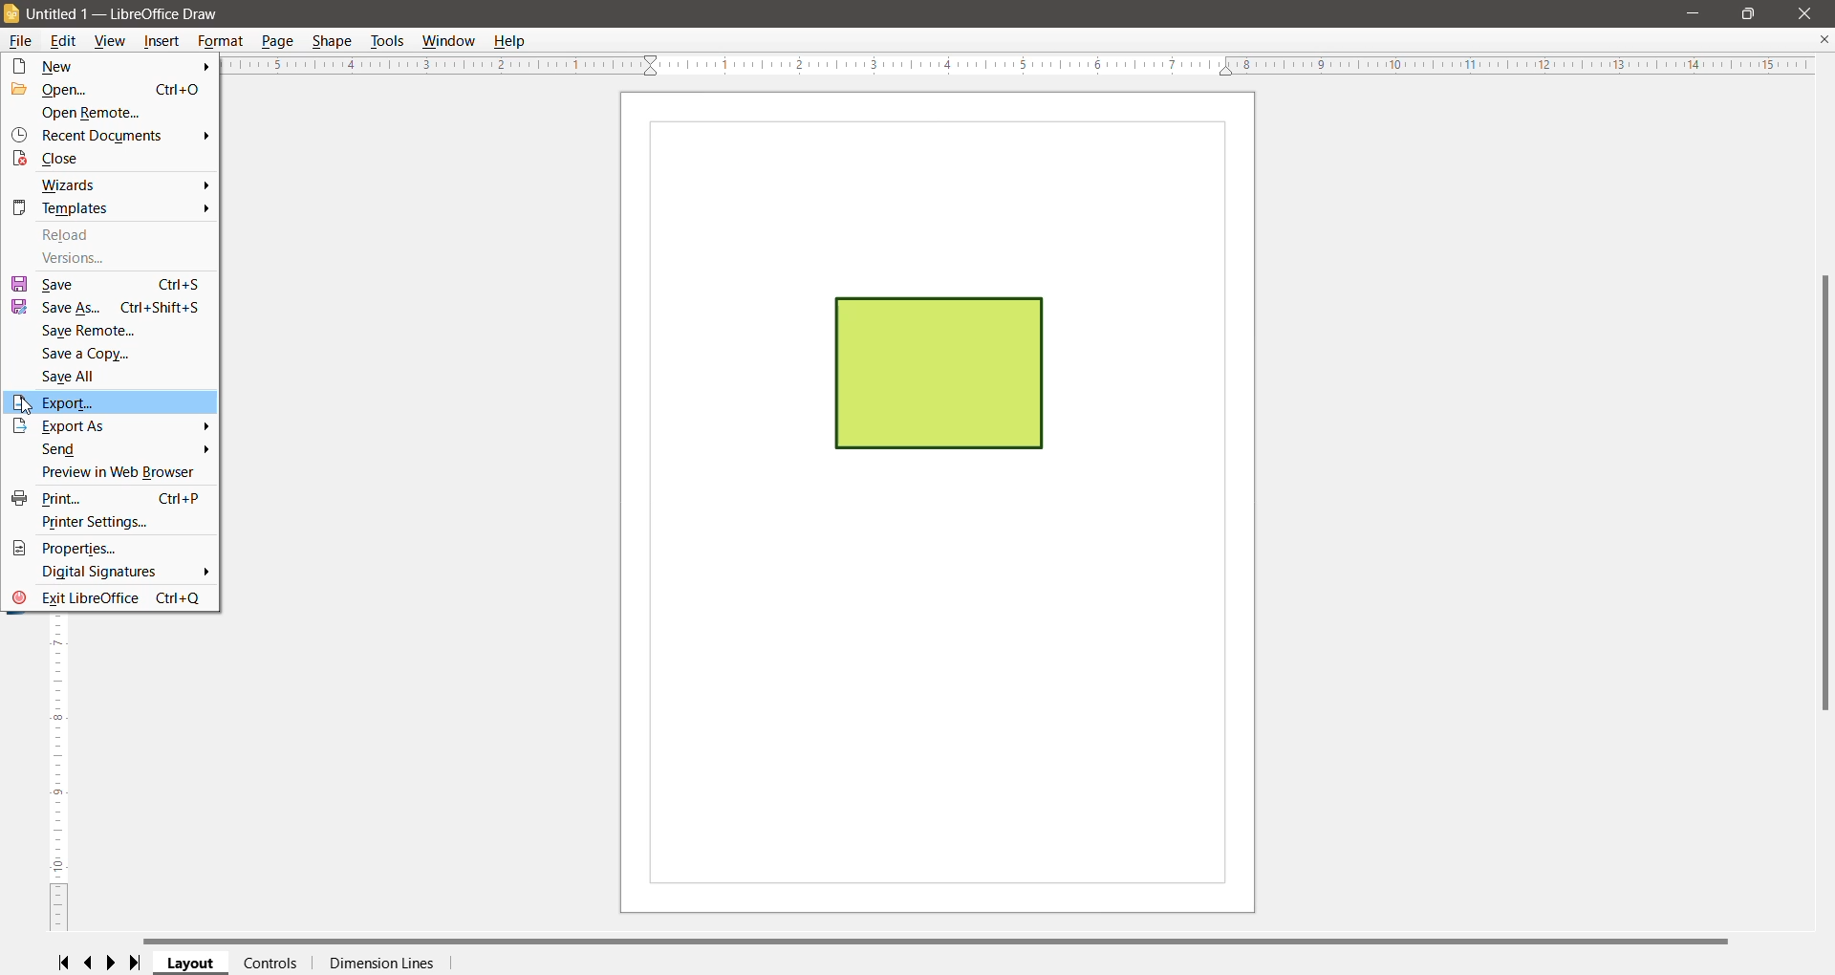  Describe the element at coordinates (1693, 11) in the screenshot. I see `Minimize` at that location.